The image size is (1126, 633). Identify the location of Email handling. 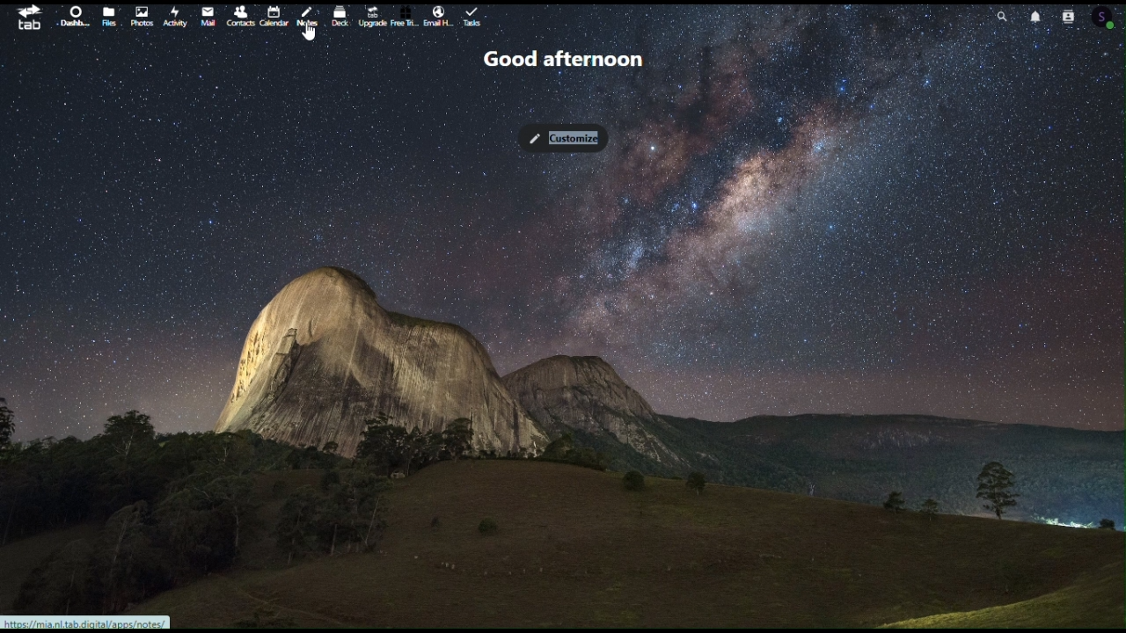
(438, 18).